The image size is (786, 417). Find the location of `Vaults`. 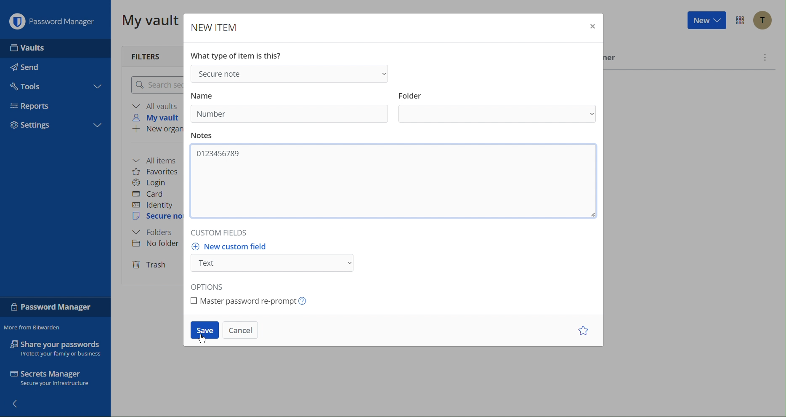

Vaults is located at coordinates (29, 47).